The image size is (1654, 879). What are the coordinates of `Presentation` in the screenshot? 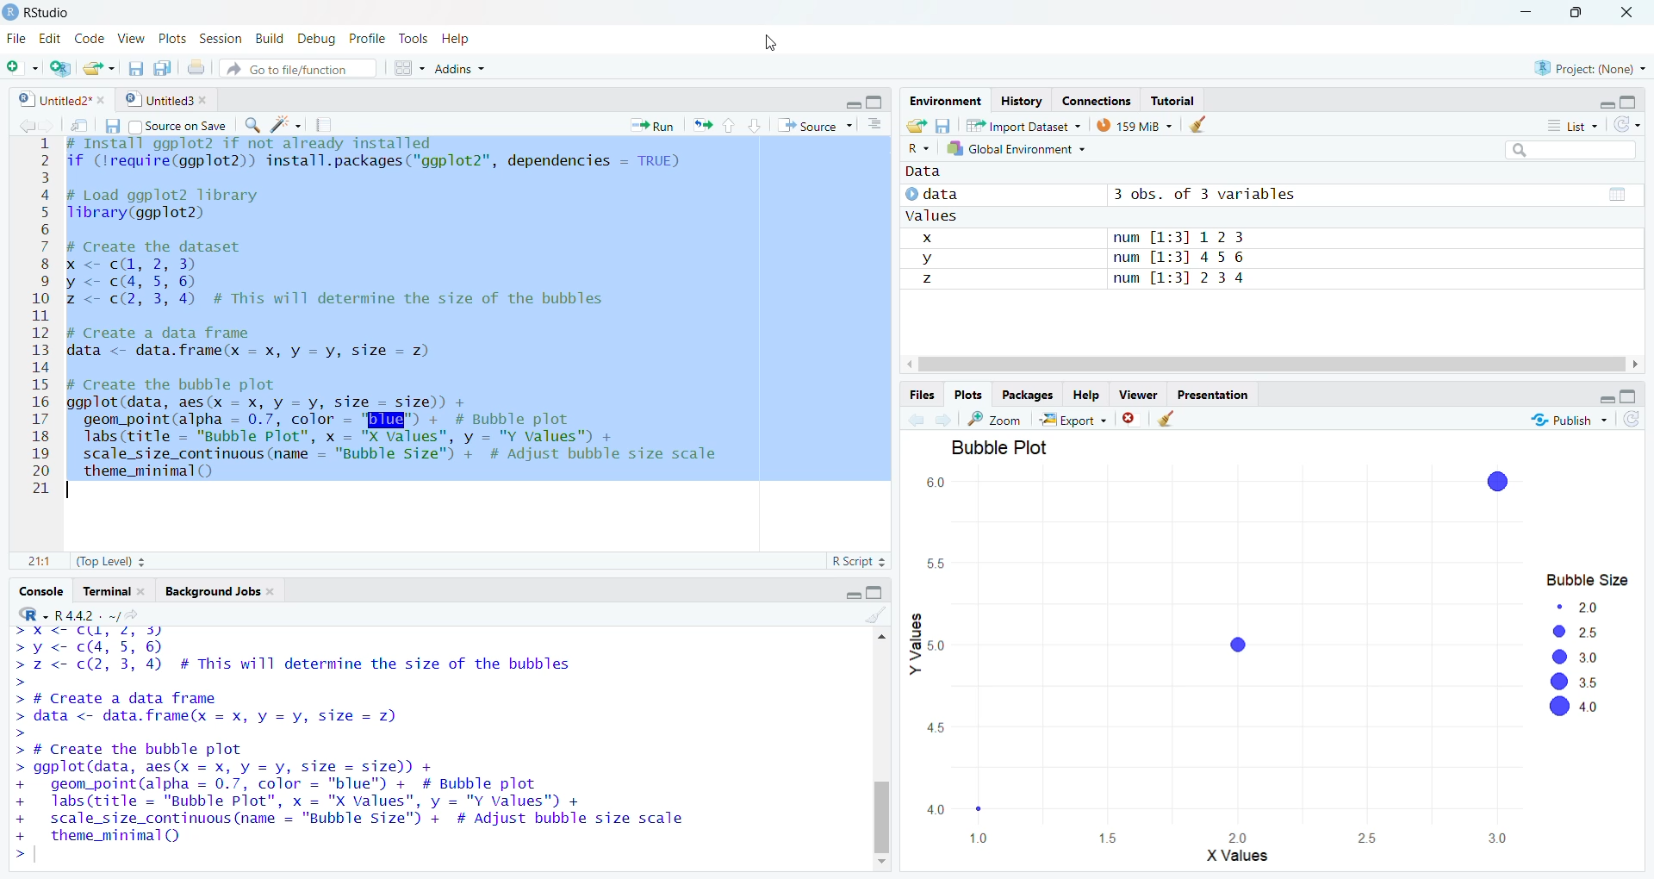 It's located at (1214, 395).